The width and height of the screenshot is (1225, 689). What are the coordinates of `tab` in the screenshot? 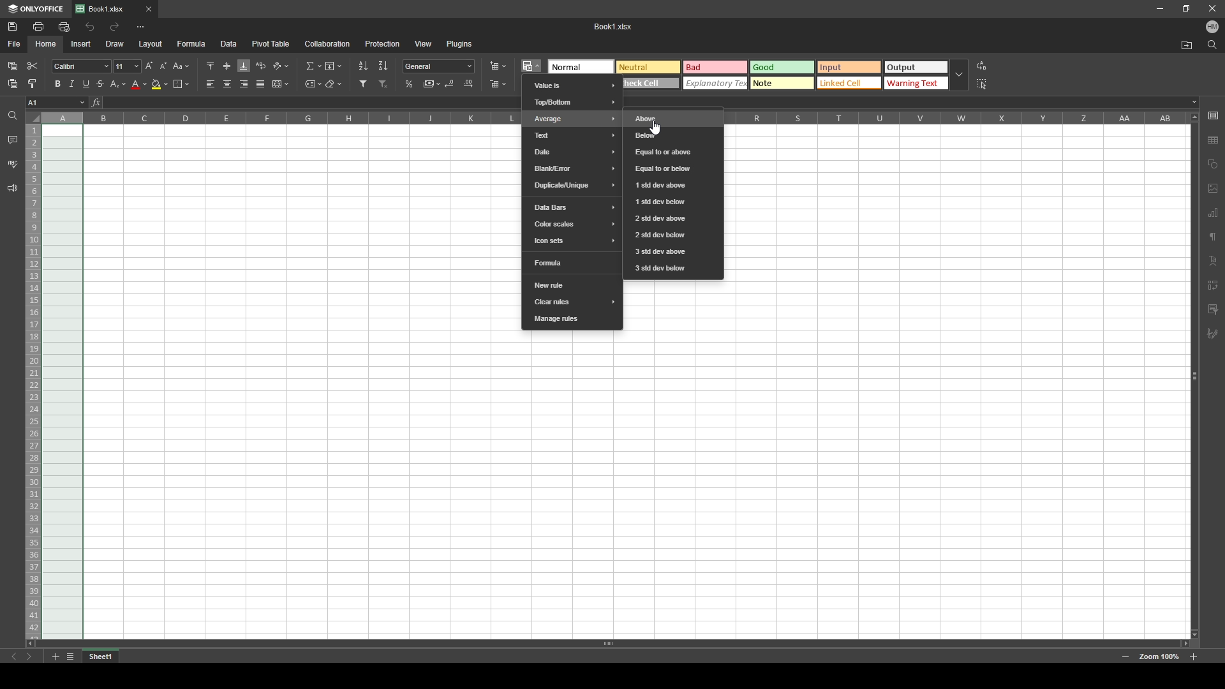 It's located at (107, 10).